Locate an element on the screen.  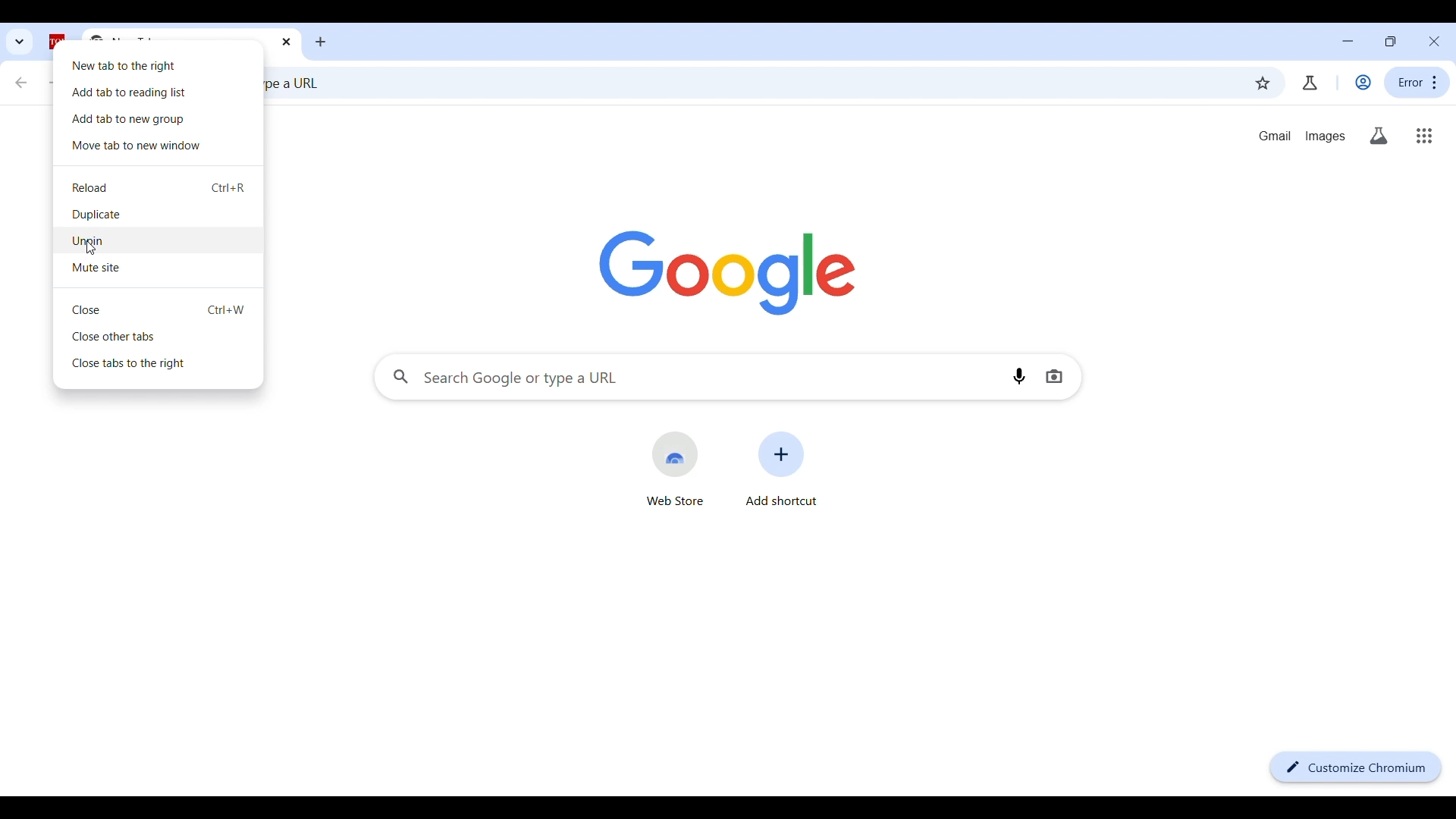
Search web box is located at coordinates (748, 85).